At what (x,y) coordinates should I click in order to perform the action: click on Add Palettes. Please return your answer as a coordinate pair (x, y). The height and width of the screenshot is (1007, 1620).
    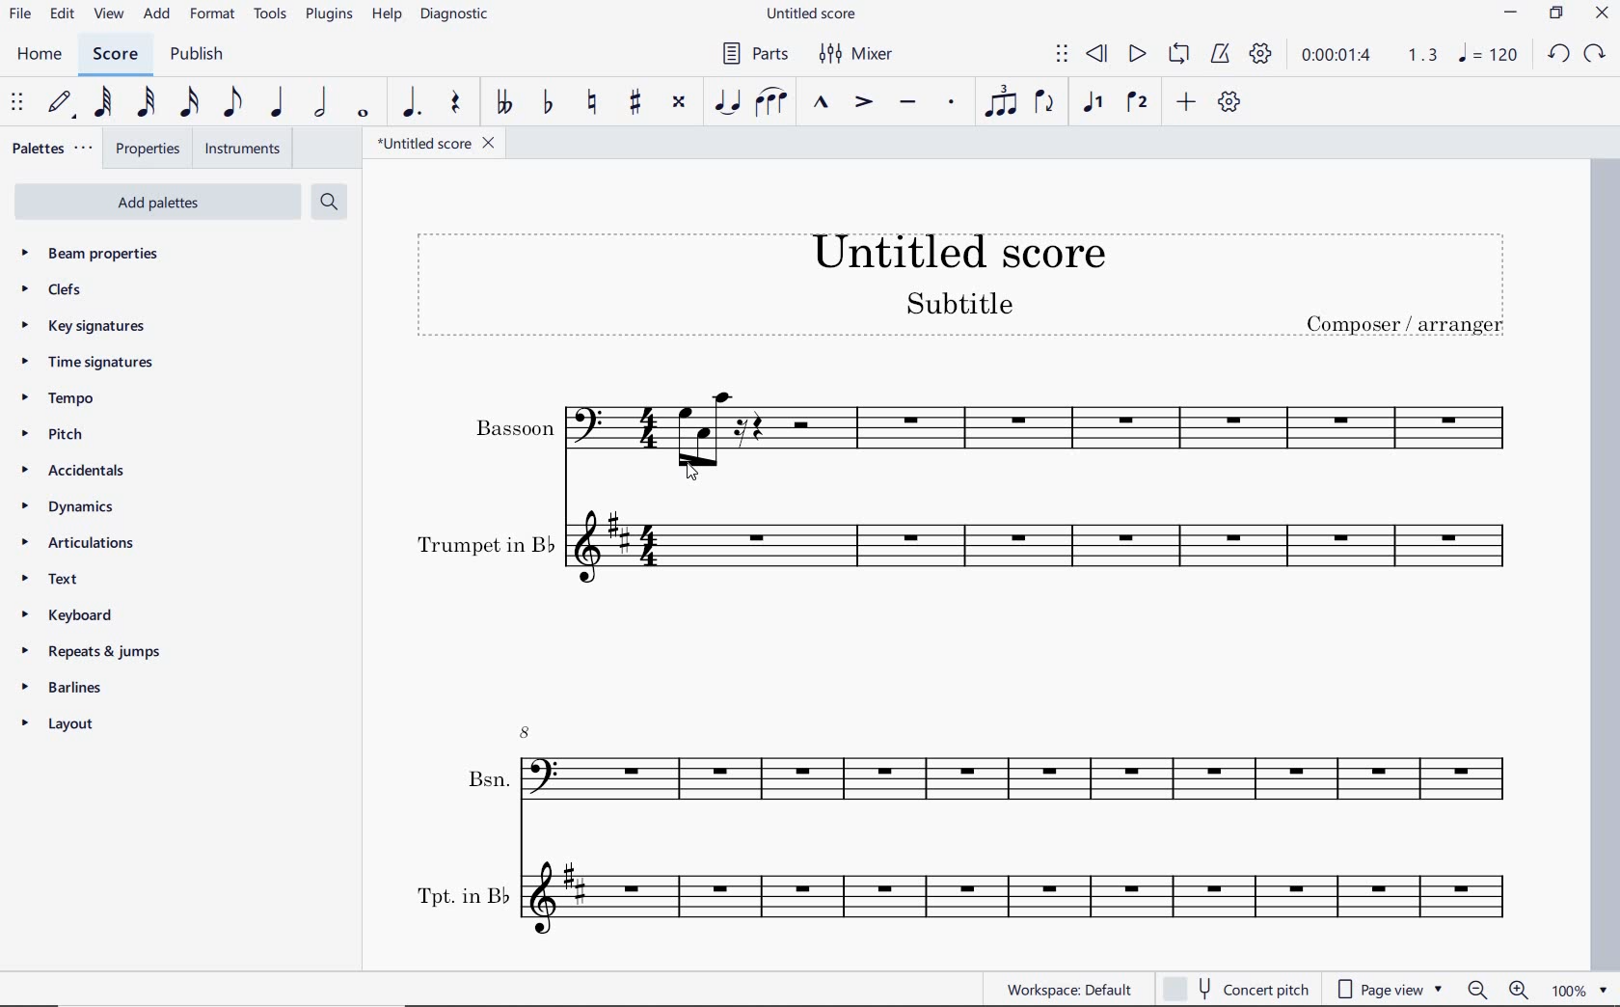
    Looking at the image, I should click on (157, 200).